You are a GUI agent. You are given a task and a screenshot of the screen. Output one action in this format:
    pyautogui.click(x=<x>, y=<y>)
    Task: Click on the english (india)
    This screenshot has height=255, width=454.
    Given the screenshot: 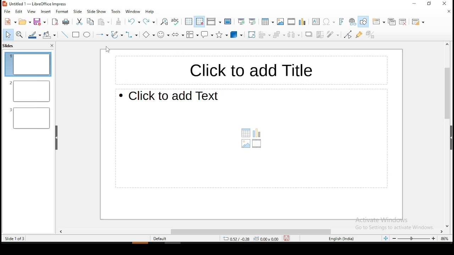 What is the action you would take?
    pyautogui.click(x=340, y=239)
    